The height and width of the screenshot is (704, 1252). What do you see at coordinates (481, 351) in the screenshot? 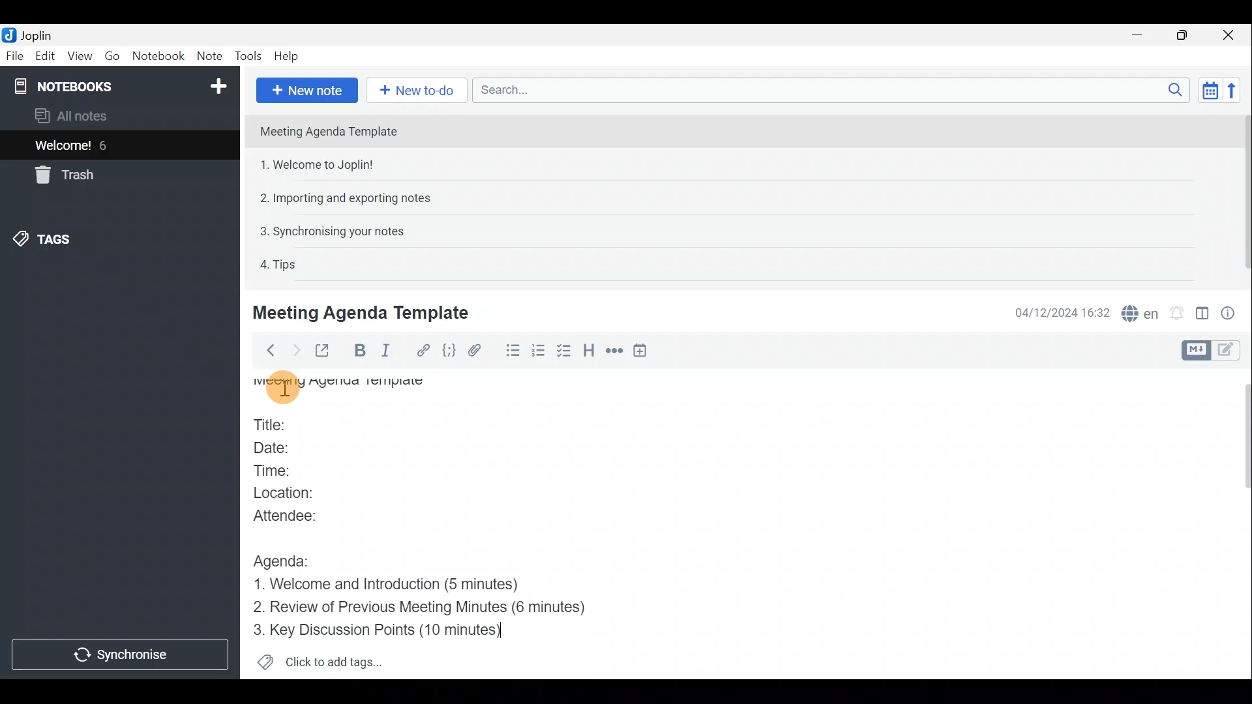
I see `Attach file` at bounding box center [481, 351].